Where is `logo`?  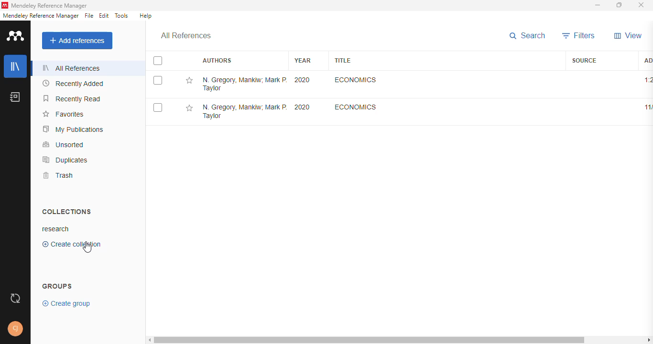
logo is located at coordinates (16, 35).